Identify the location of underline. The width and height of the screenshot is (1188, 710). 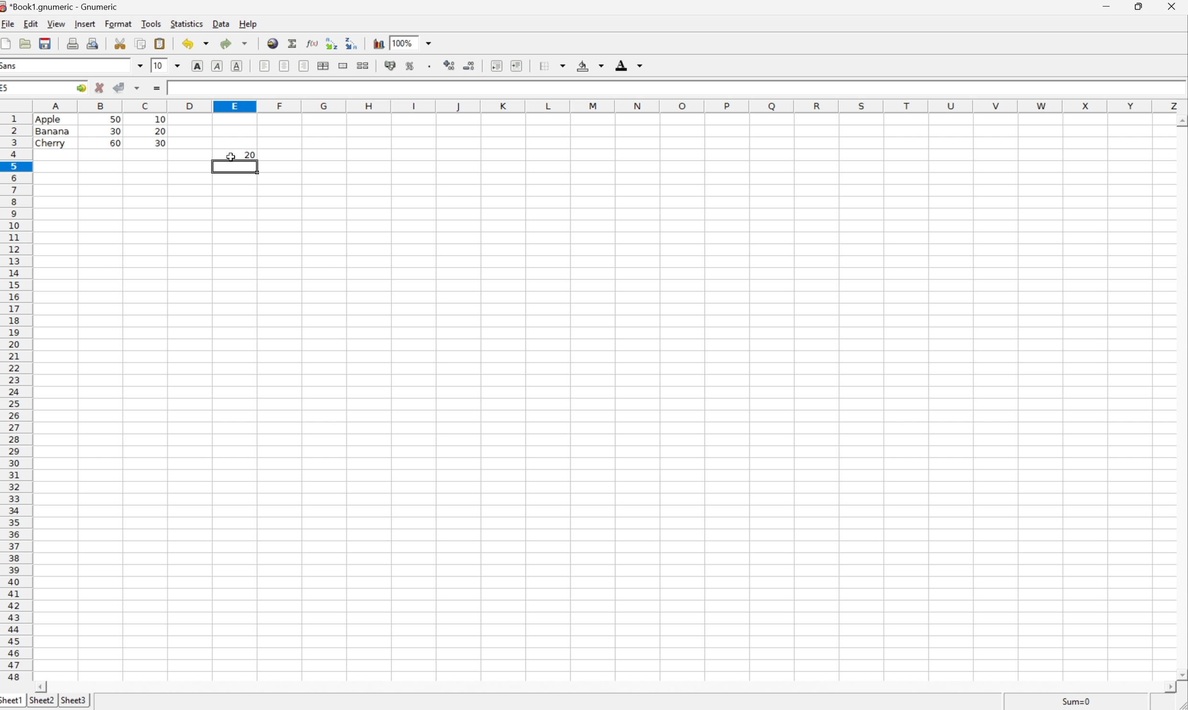
(238, 66).